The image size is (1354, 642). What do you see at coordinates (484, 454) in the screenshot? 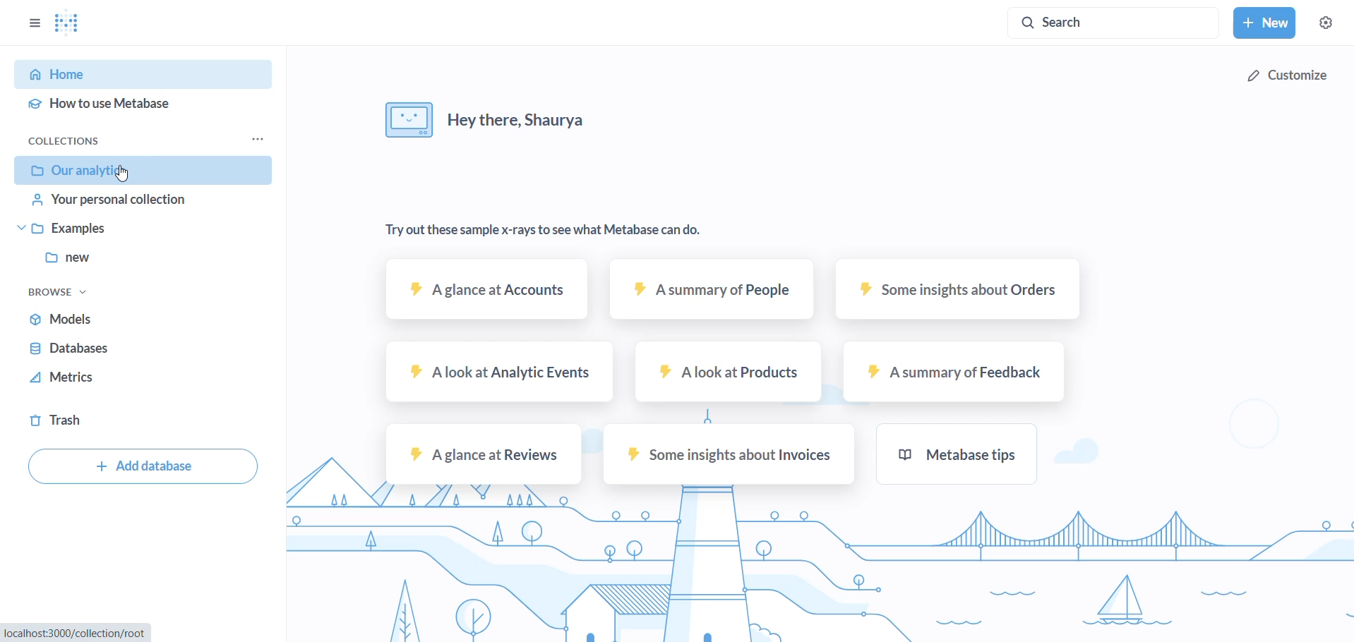
I see `A glance at reviews sample` at bounding box center [484, 454].